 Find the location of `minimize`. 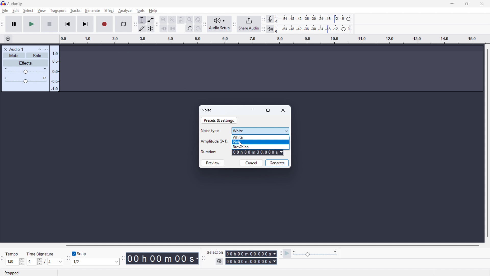

minimize is located at coordinates (254, 110).